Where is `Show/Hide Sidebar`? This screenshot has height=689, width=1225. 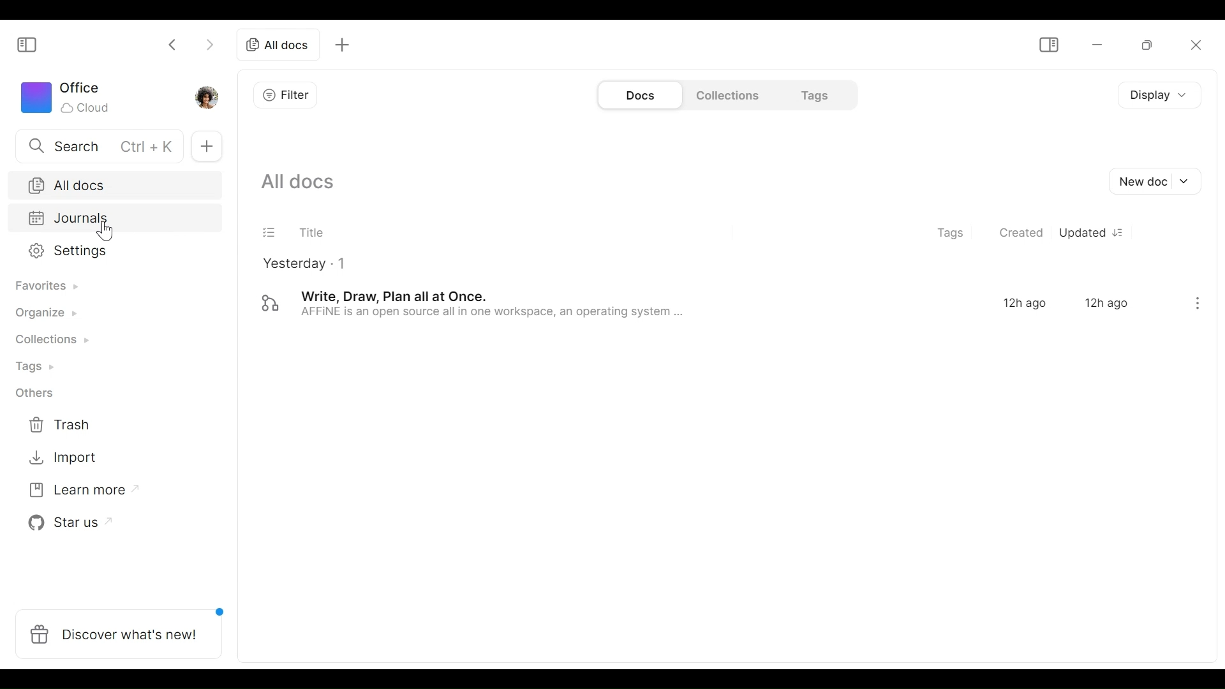
Show/Hide Sidebar is located at coordinates (1048, 45).